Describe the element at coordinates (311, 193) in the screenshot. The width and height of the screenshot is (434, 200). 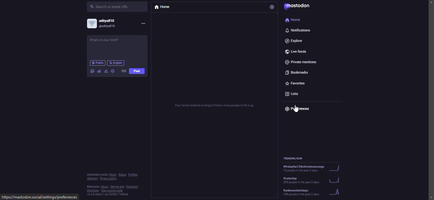
I see `trending` at that location.